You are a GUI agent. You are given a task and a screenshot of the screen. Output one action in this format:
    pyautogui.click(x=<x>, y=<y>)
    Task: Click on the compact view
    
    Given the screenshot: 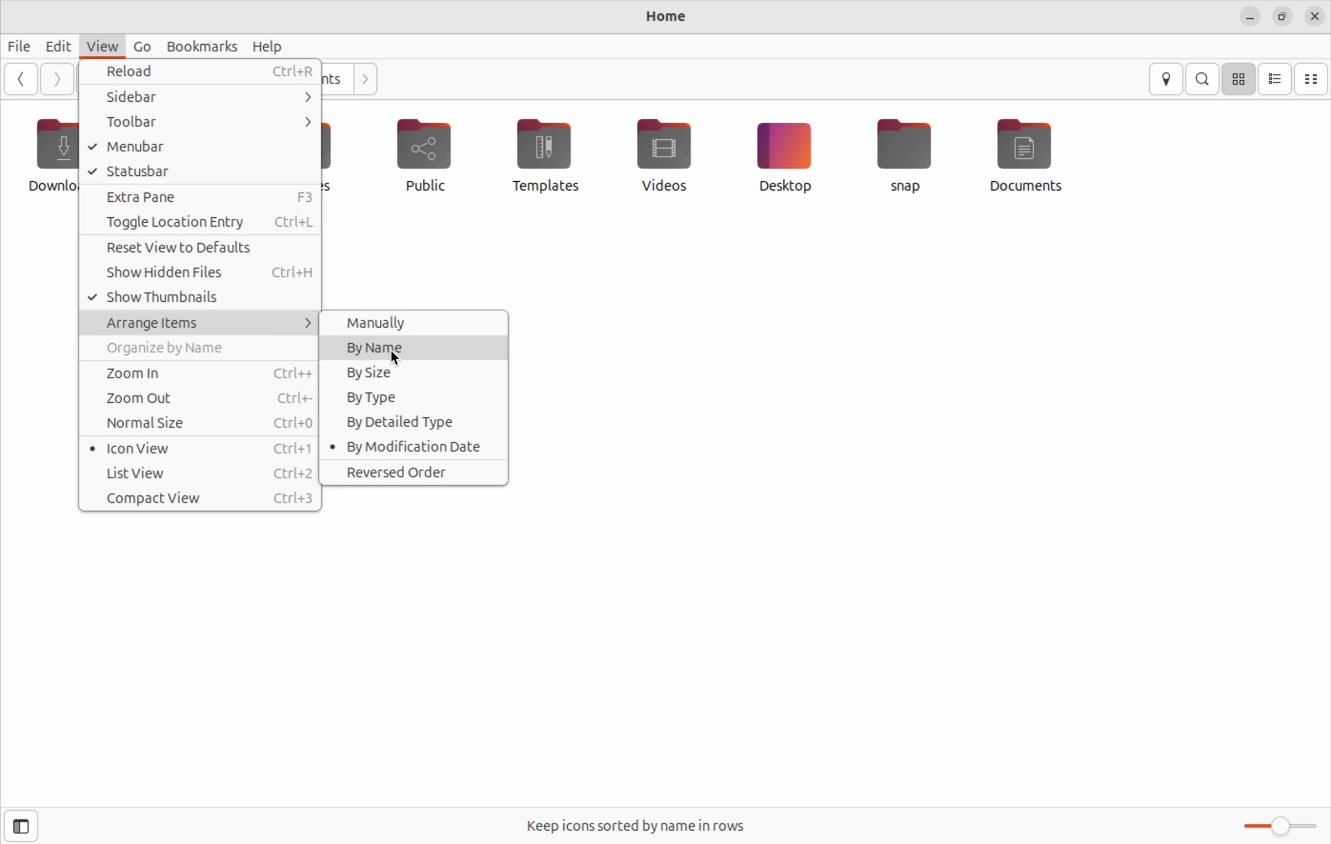 What is the action you would take?
    pyautogui.click(x=203, y=500)
    